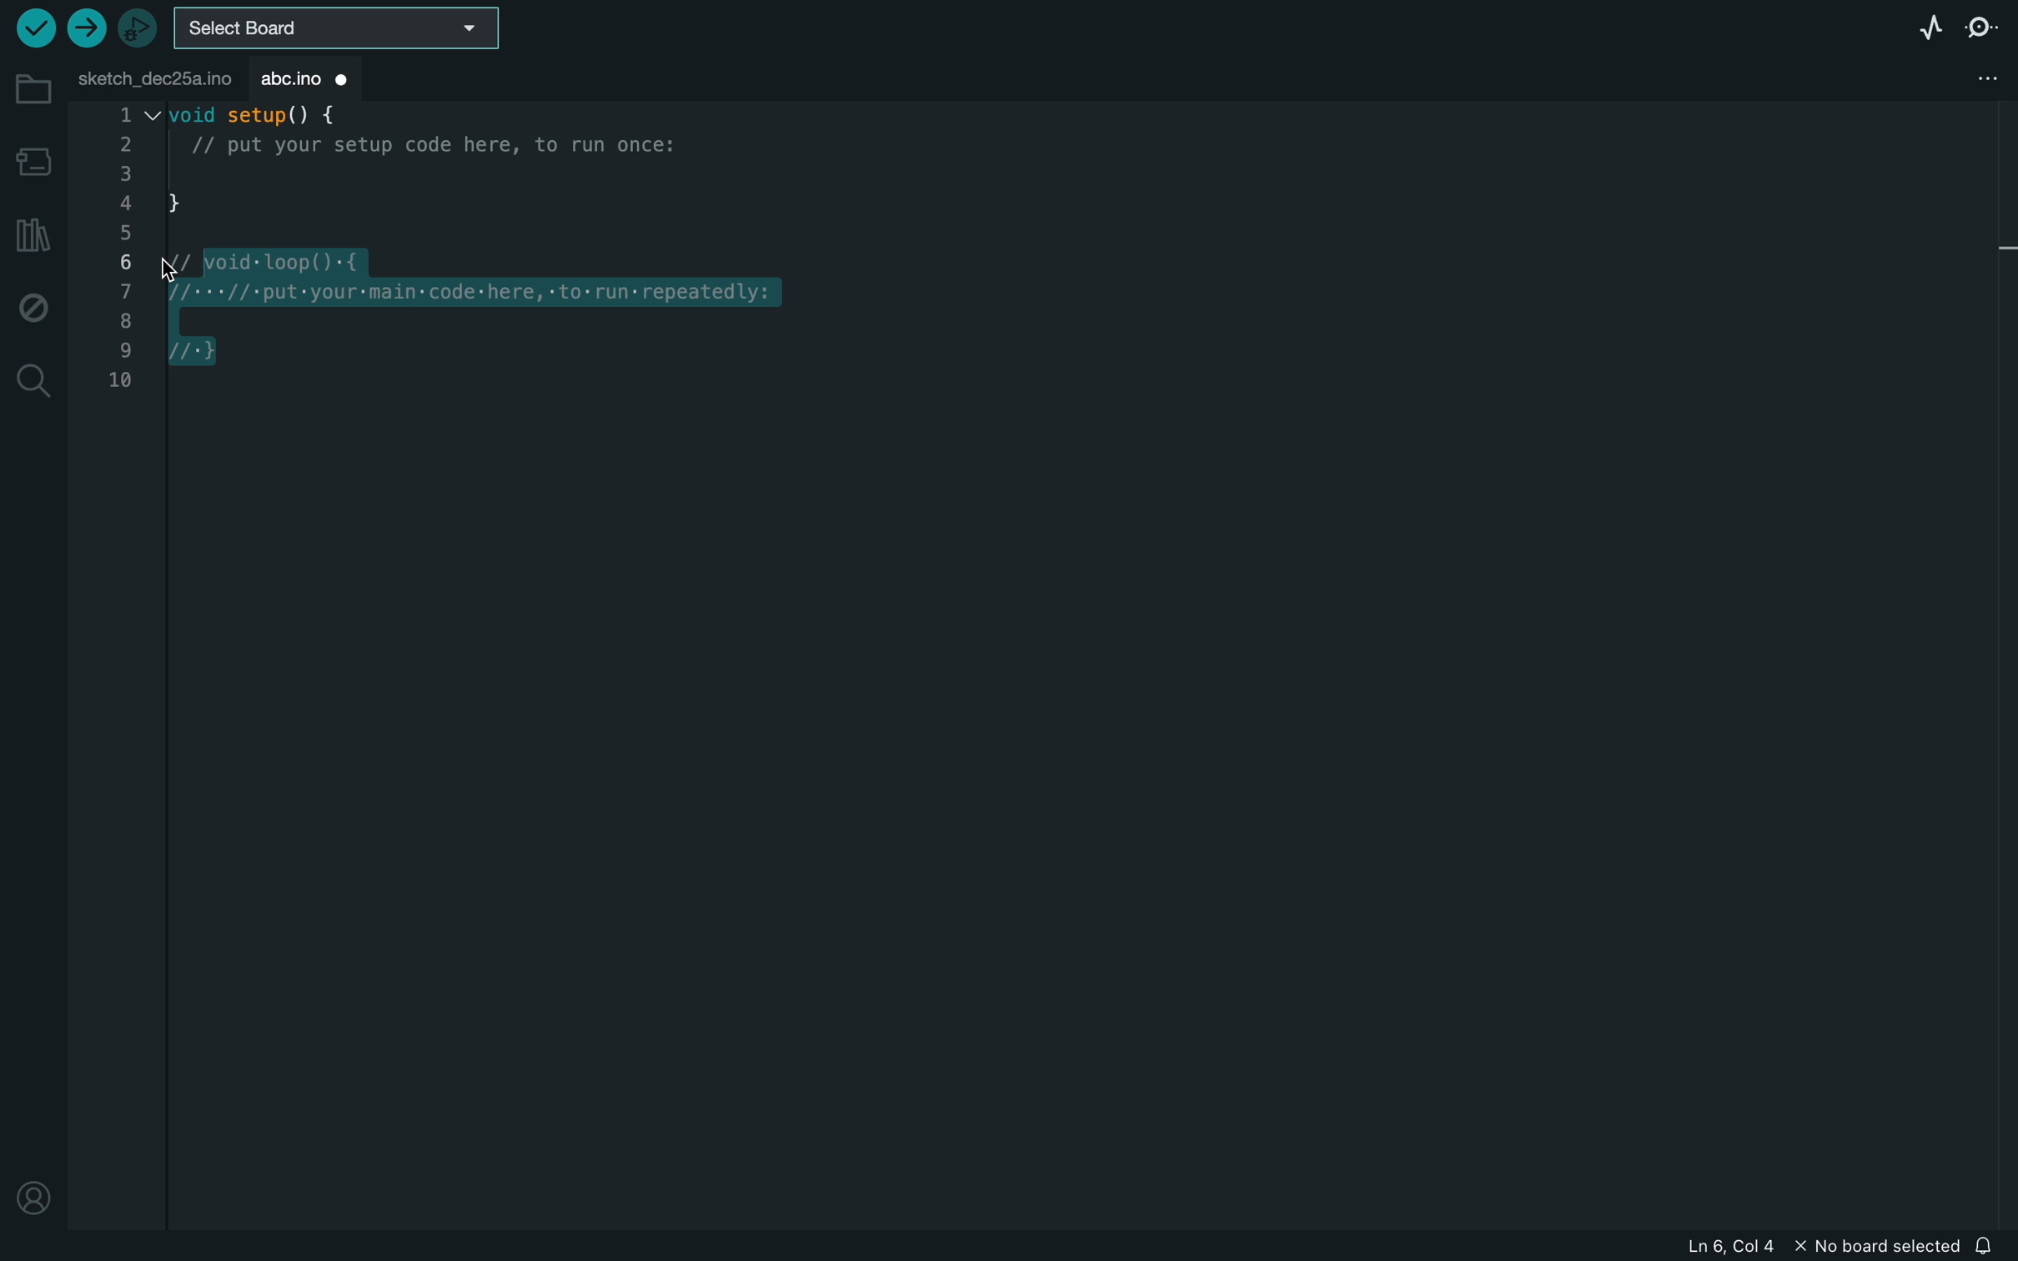 The width and height of the screenshot is (2018, 1261). Describe the element at coordinates (1929, 27) in the screenshot. I see `serial  plotter` at that location.